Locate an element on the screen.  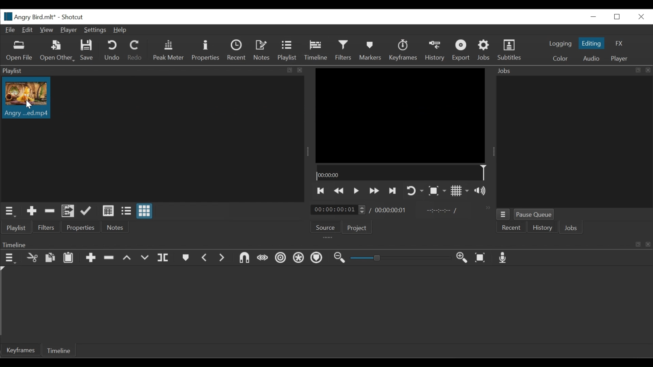
Overwrite is located at coordinates (146, 258).